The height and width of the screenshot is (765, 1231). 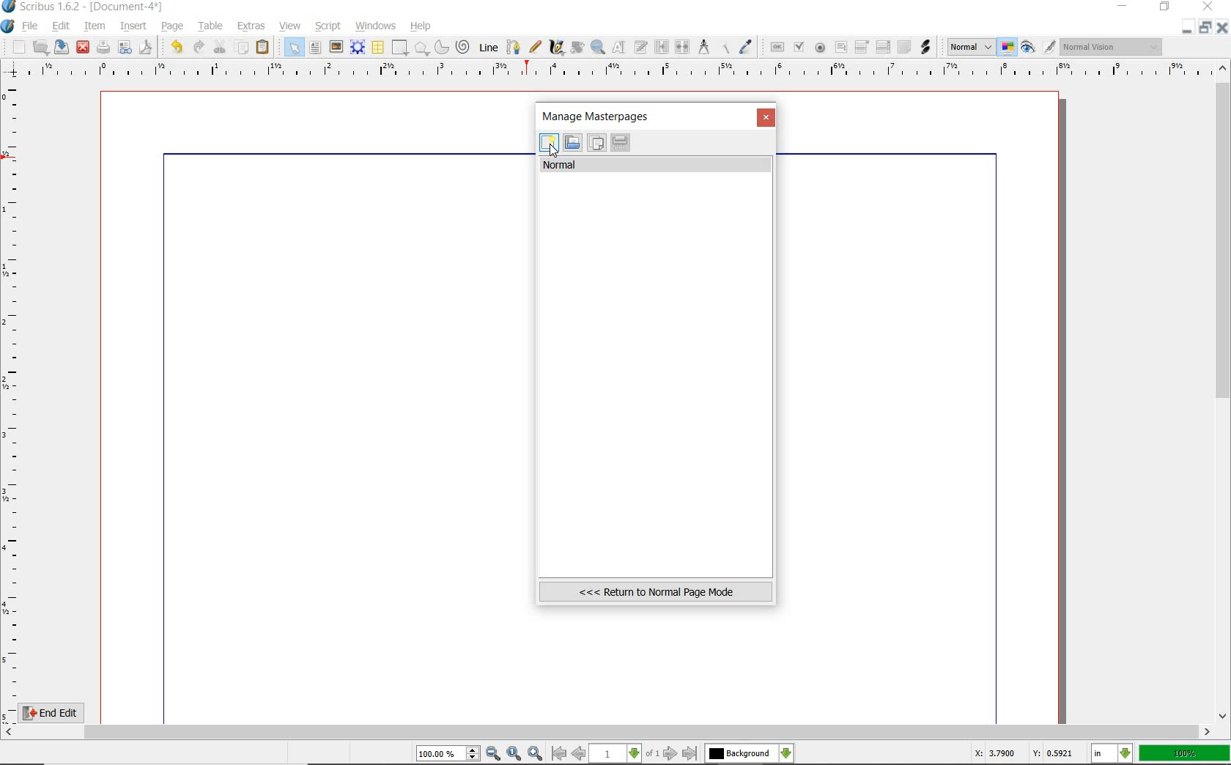 I want to click on render frame, so click(x=358, y=47).